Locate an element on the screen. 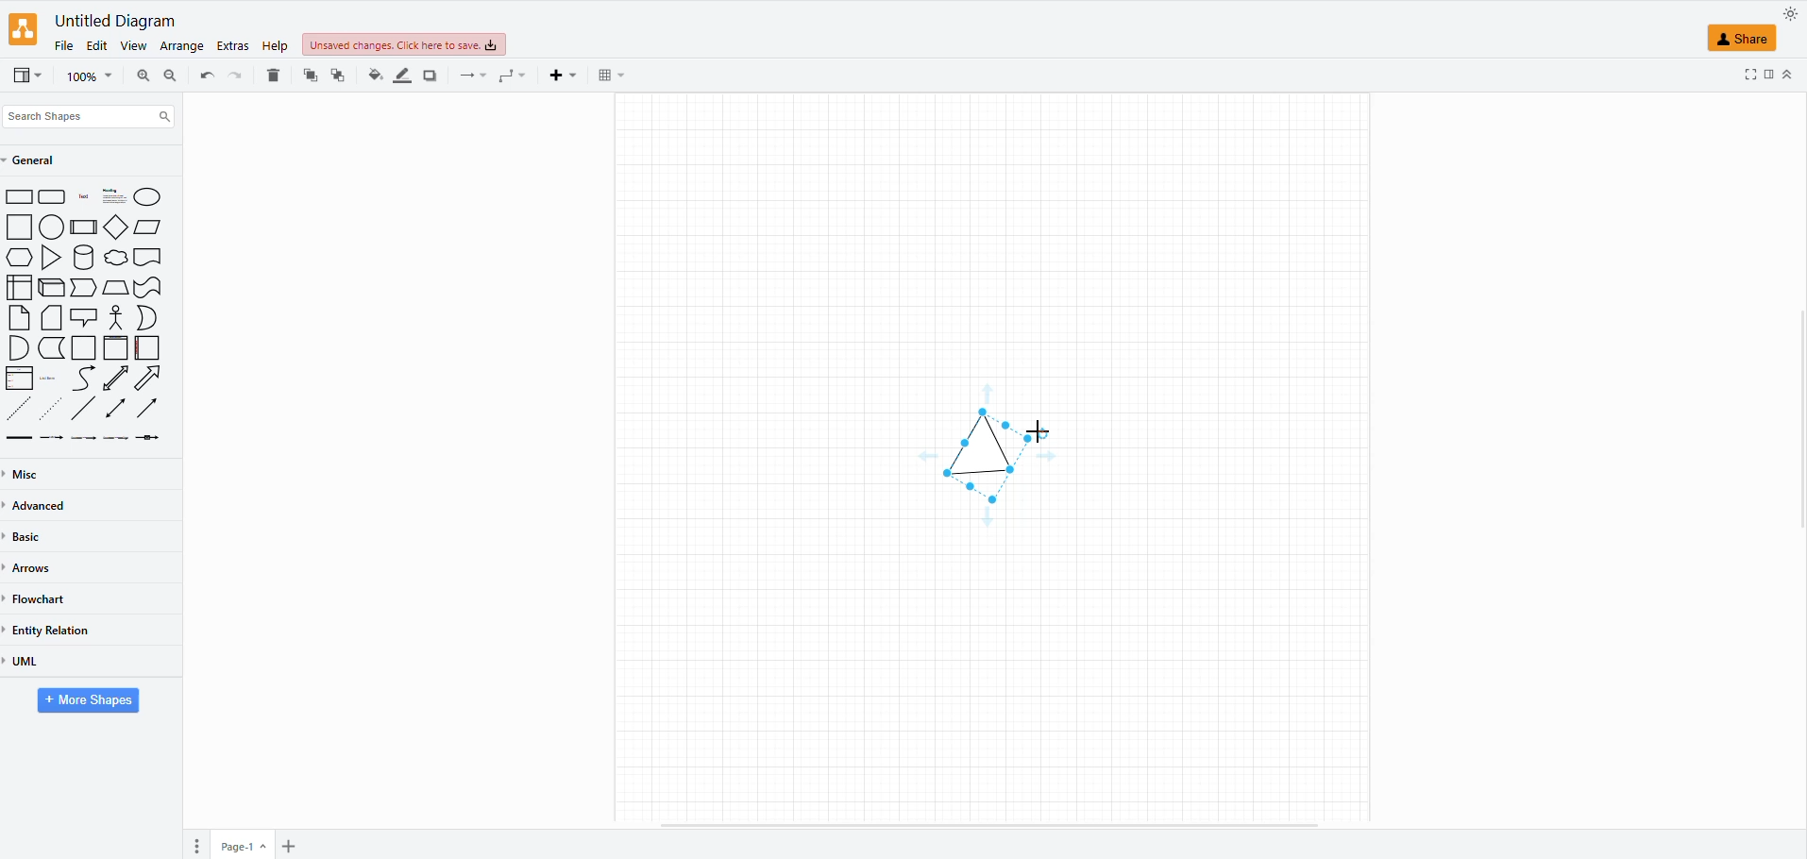  file name is located at coordinates (111, 20).